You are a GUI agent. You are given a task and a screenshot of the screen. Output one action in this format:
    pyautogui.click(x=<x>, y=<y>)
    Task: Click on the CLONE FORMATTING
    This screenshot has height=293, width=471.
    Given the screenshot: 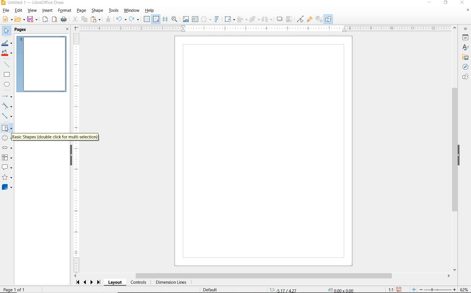 What is the action you would take?
    pyautogui.click(x=108, y=19)
    